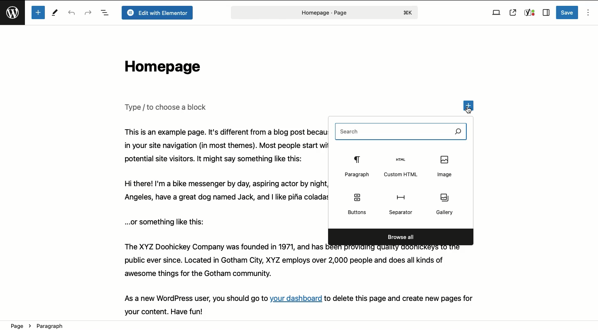 The image size is (598, 330). Describe the element at coordinates (513, 12) in the screenshot. I see `View page` at that location.